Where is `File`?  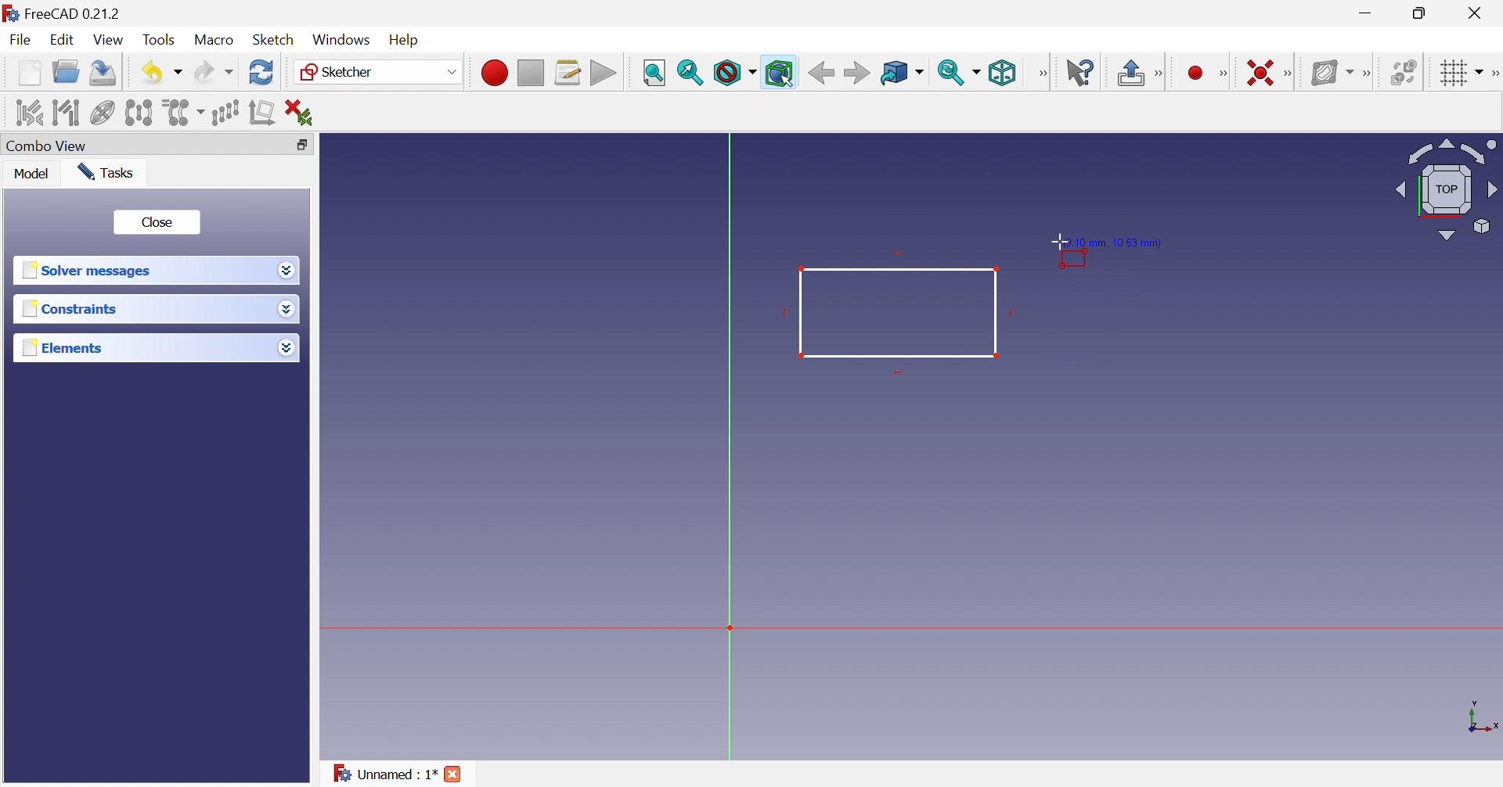 File is located at coordinates (22, 41).